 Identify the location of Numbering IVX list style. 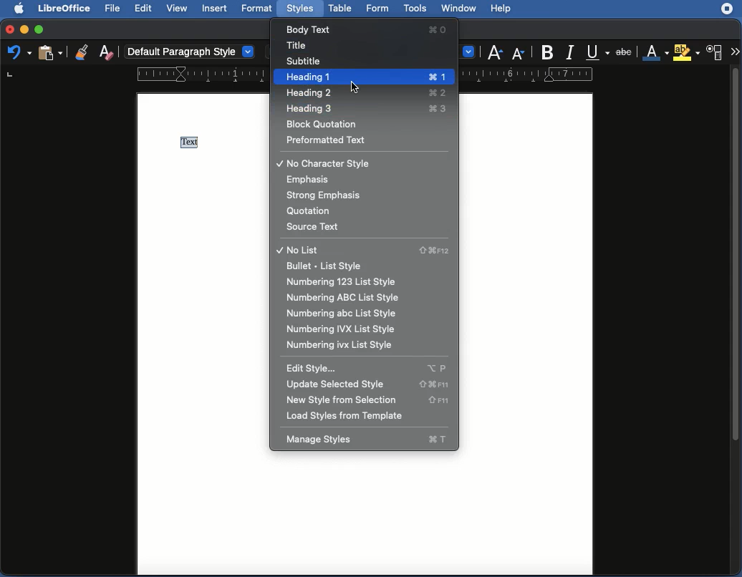
(345, 346).